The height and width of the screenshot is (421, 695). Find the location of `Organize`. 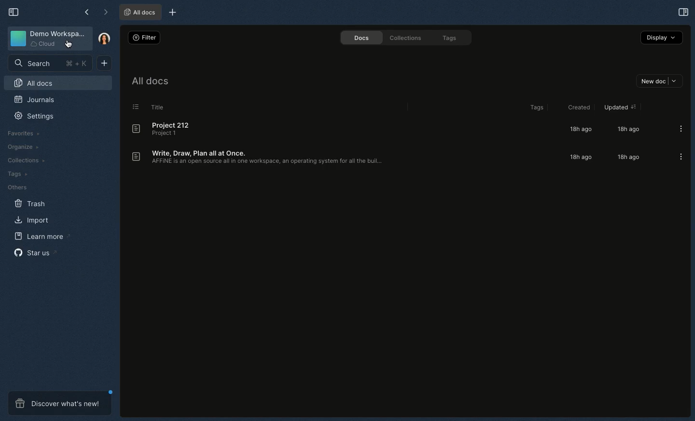

Organize is located at coordinates (21, 147).